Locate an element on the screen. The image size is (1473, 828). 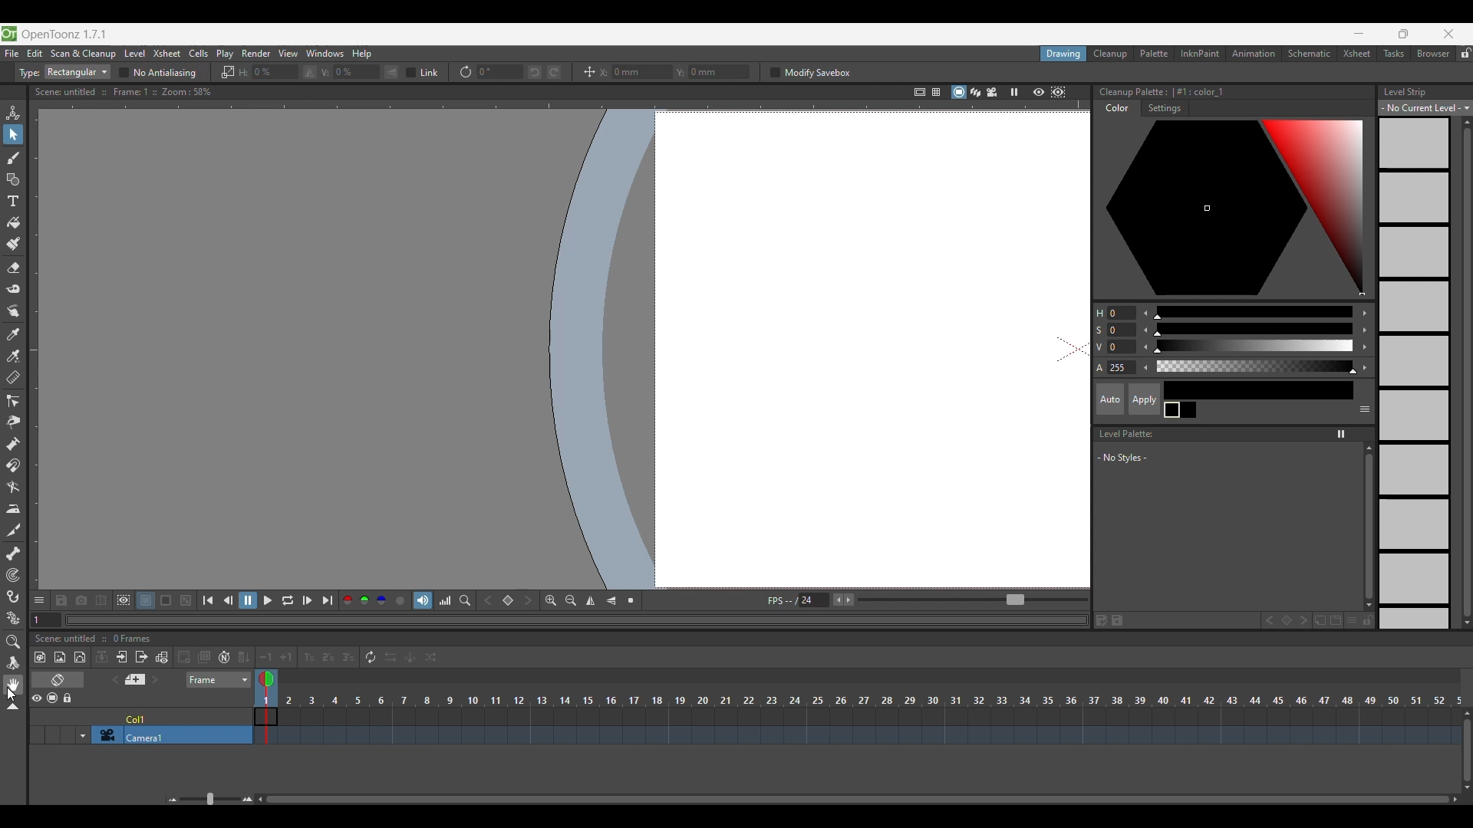
Set key is located at coordinates (1283, 620).